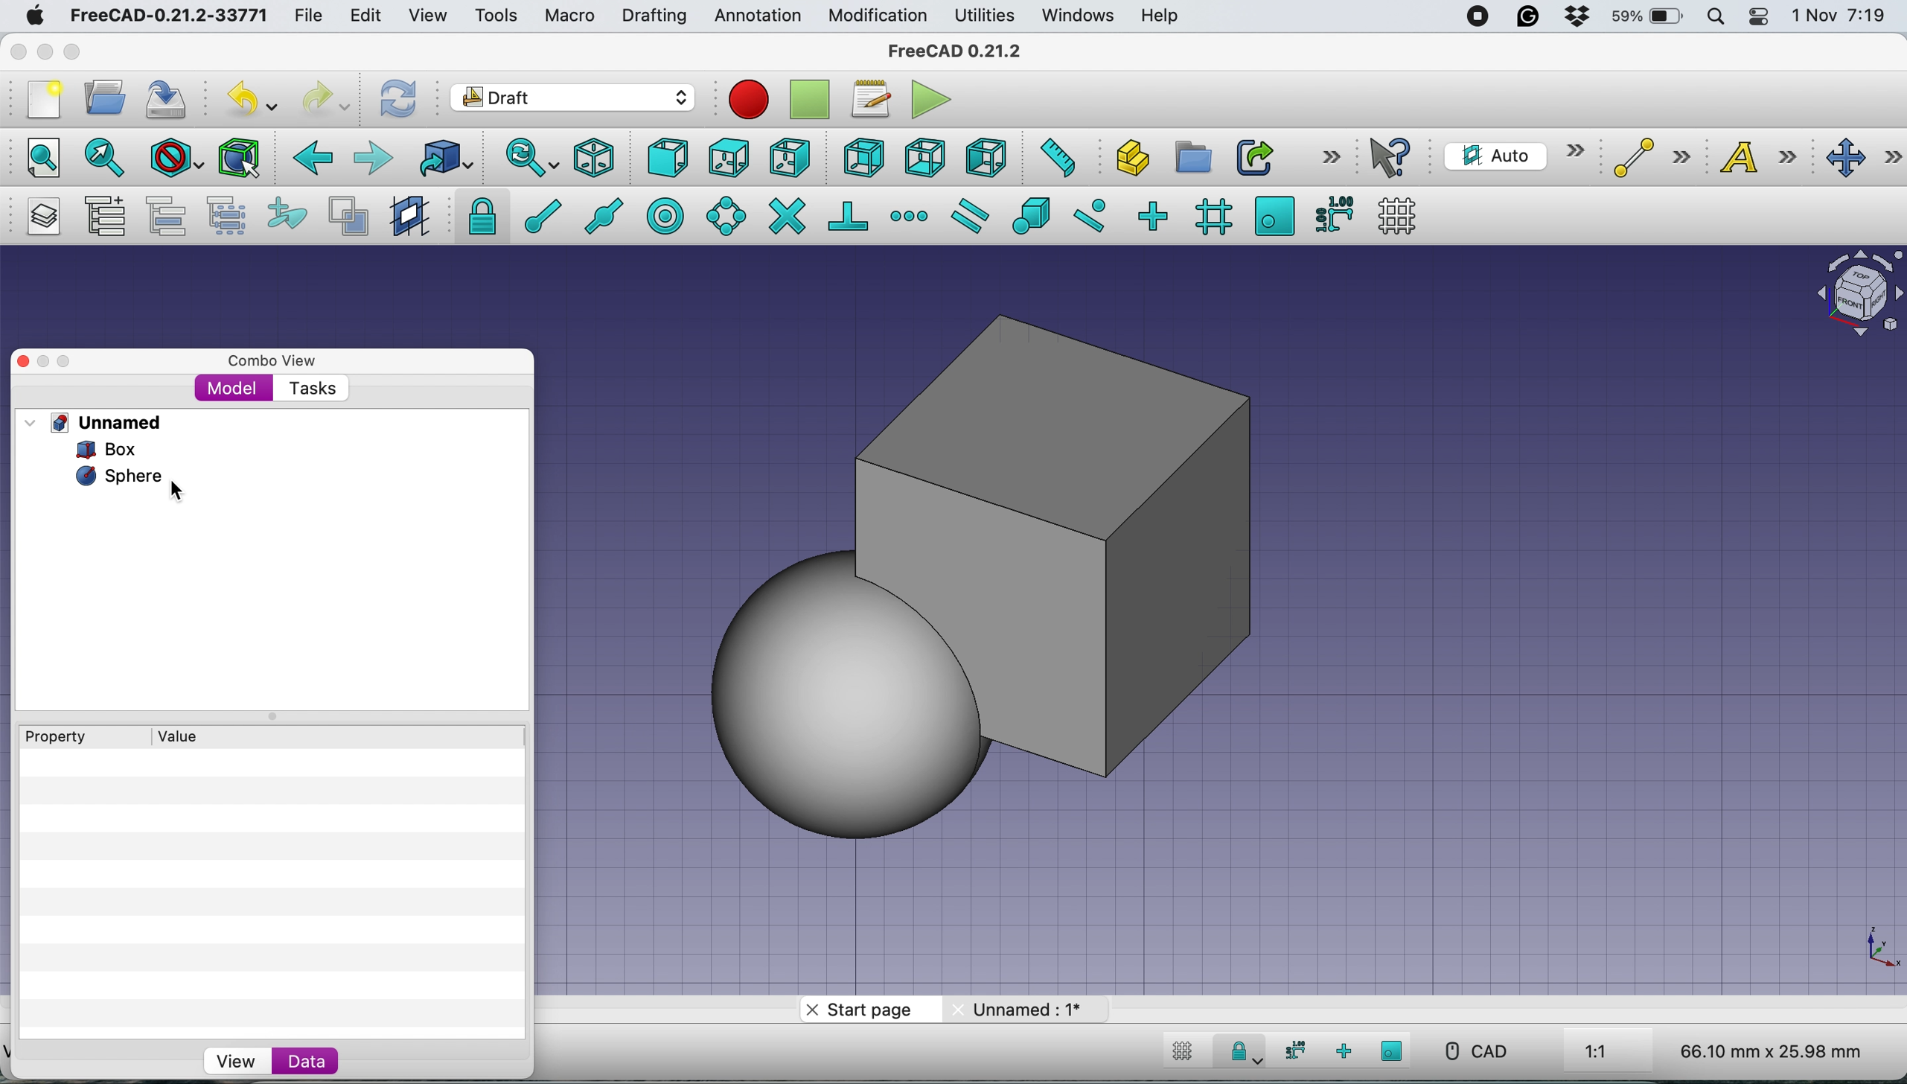 This screenshot has height=1084, width=1907. Describe the element at coordinates (1760, 16) in the screenshot. I see `control center` at that location.